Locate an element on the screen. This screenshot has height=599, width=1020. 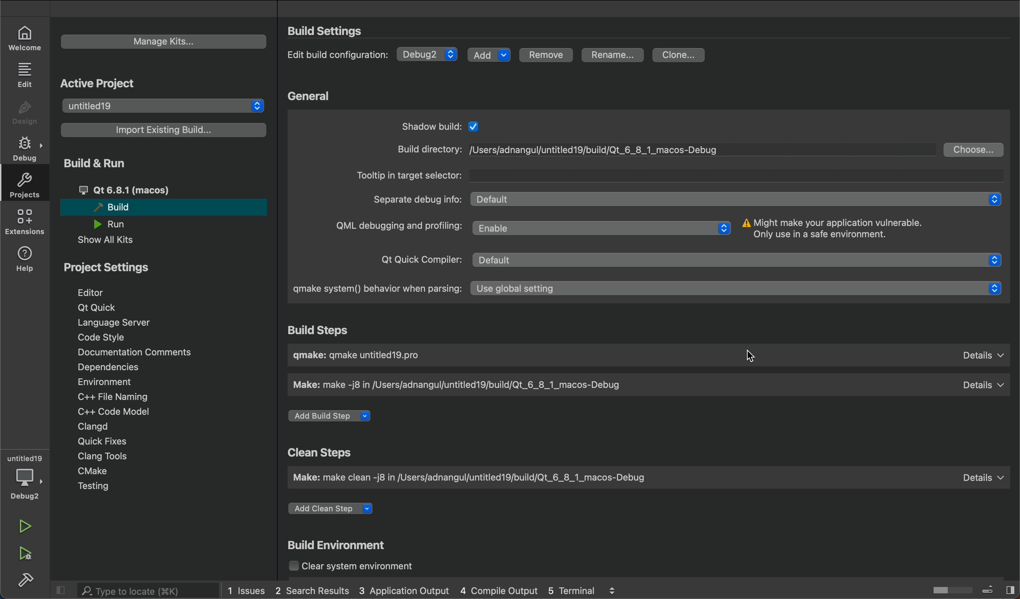
quick fixes is located at coordinates (99, 441).